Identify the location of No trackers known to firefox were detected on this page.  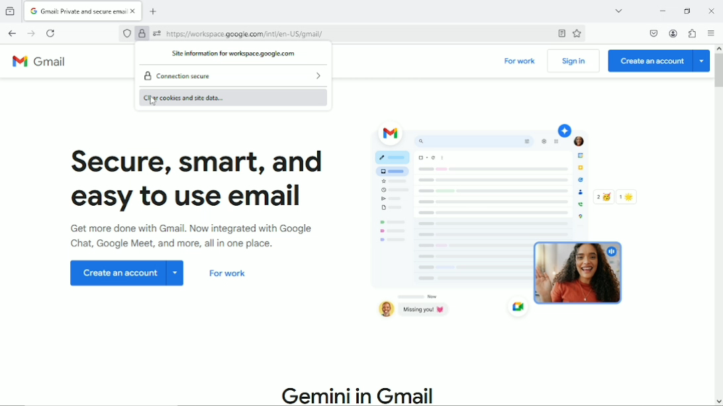
(126, 34).